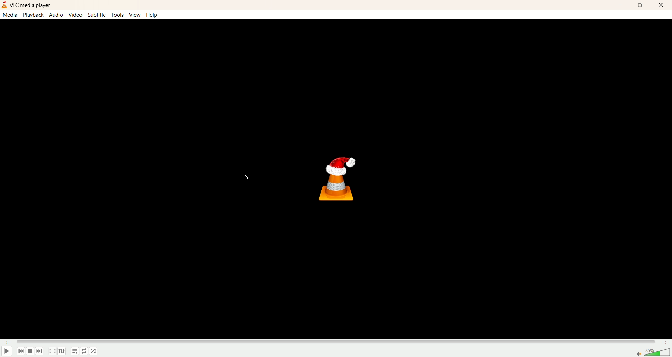 This screenshot has height=357, width=672. I want to click on audio, so click(57, 15).